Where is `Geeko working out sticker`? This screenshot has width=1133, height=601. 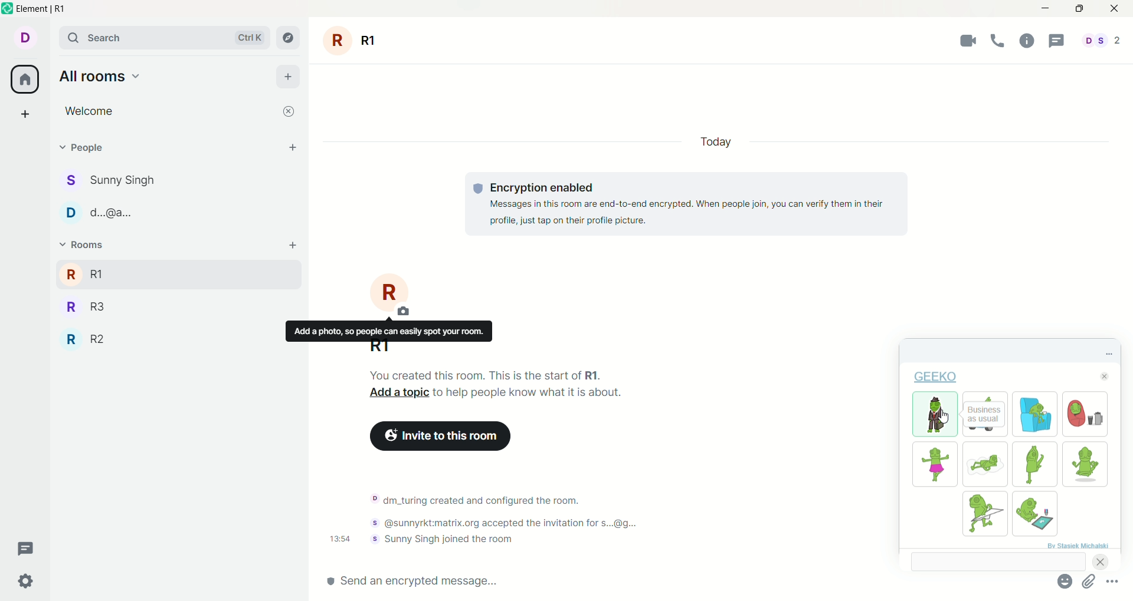
Geeko working out sticker is located at coordinates (1034, 464).